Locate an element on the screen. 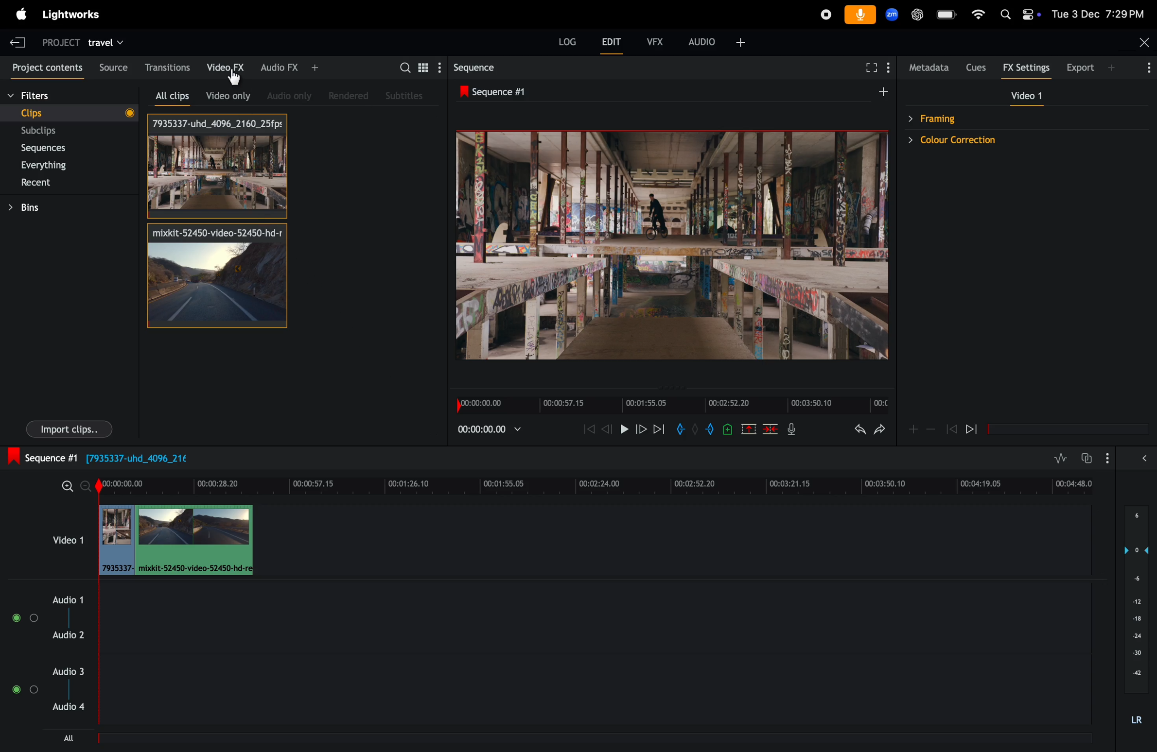 Image resolution: width=1157 pixels, height=752 pixels. Close is located at coordinates (1145, 42).